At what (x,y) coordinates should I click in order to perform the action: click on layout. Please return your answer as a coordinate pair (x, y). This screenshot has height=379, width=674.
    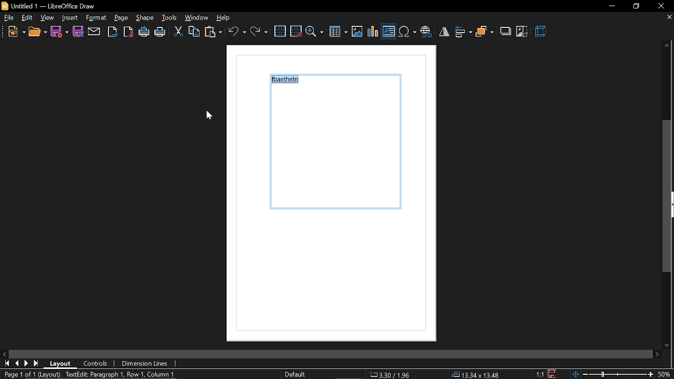
    Looking at the image, I should click on (61, 364).